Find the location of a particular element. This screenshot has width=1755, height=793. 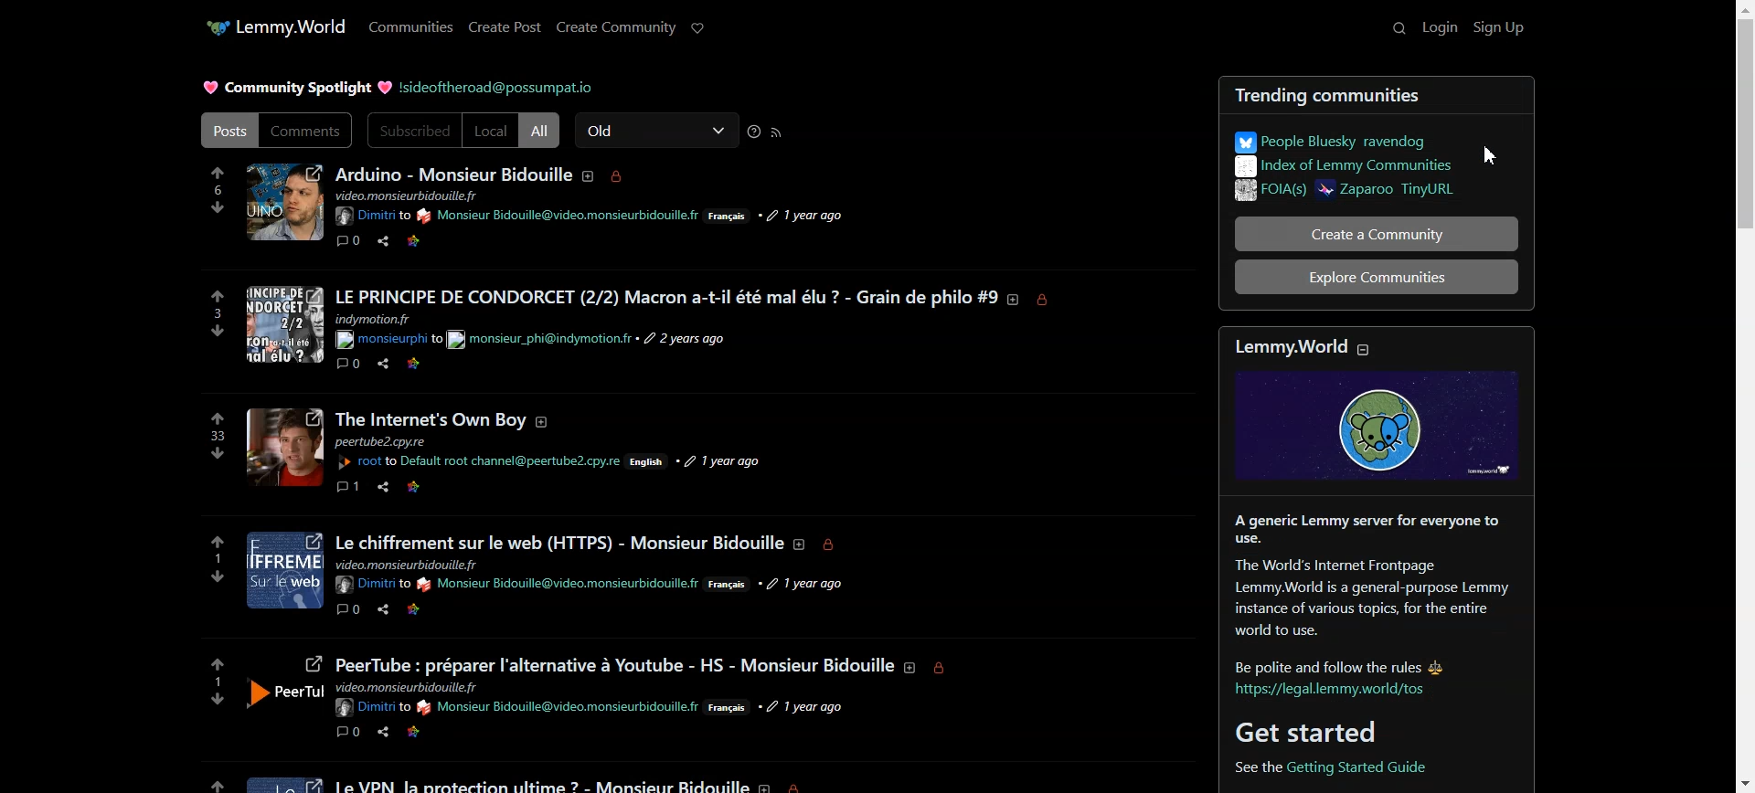

Home Page is located at coordinates (294, 24).